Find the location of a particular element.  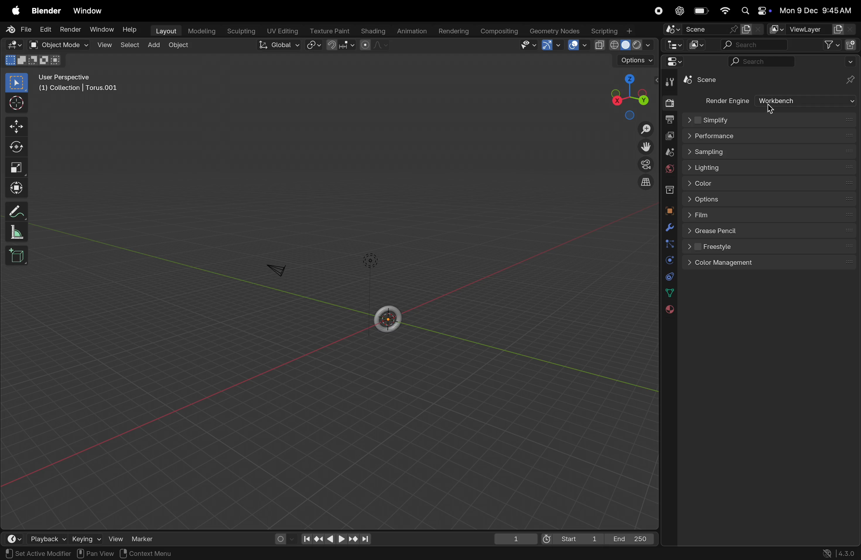

composting is located at coordinates (500, 31).